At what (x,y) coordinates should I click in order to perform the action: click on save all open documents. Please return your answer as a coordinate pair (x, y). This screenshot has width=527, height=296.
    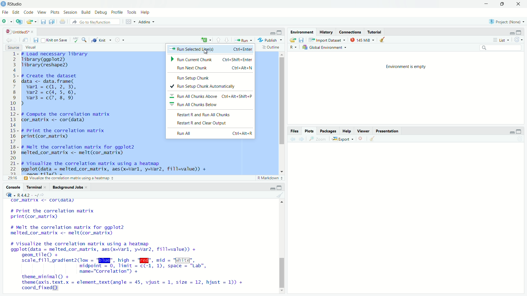
    Looking at the image, I should click on (53, 21).